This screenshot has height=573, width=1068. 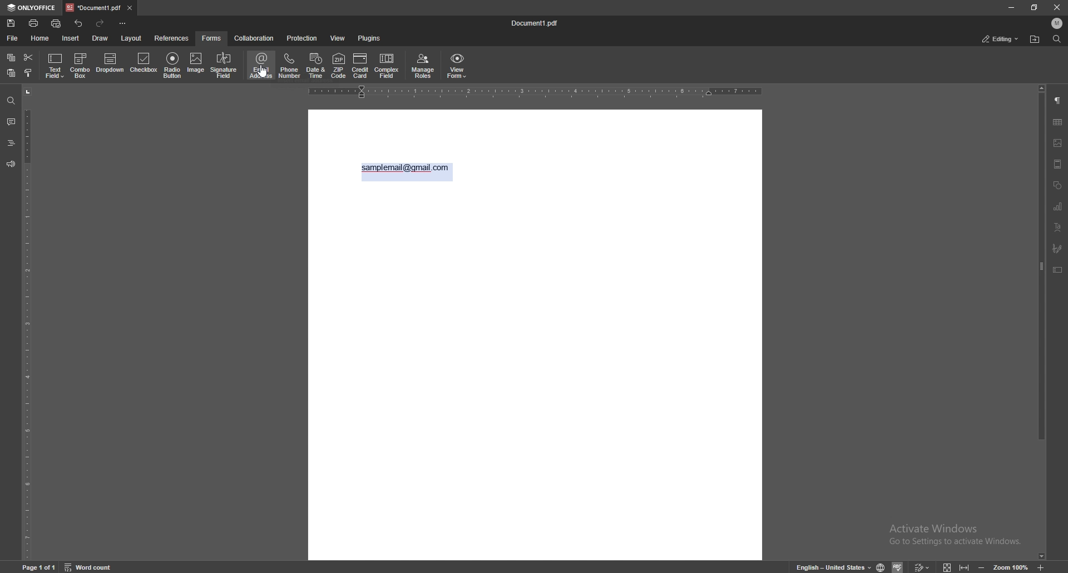 I want to click on chart, so click(x=1059, y=207).